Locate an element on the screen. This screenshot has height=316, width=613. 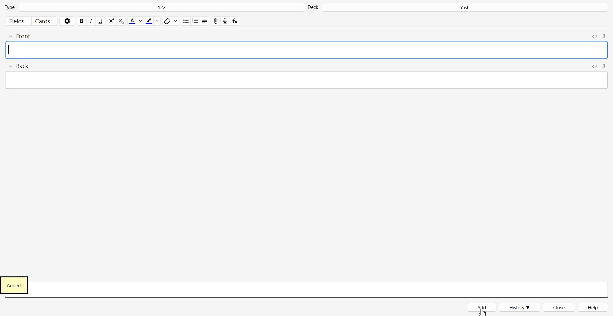
History is located at coordinates (520, 307).